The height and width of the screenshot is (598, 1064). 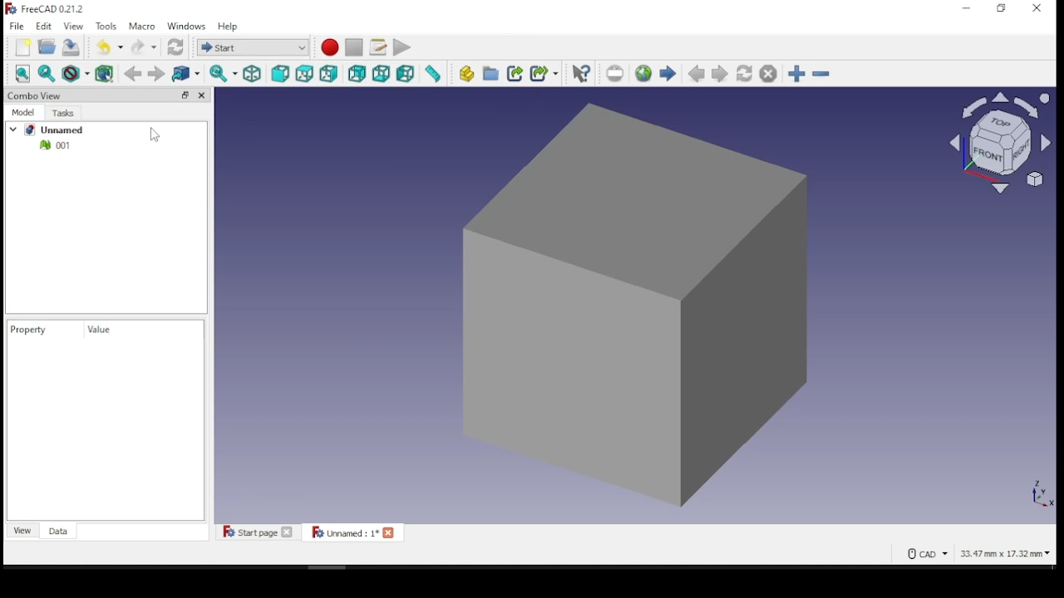 I want to click on start page, so click(x=667, y=73).